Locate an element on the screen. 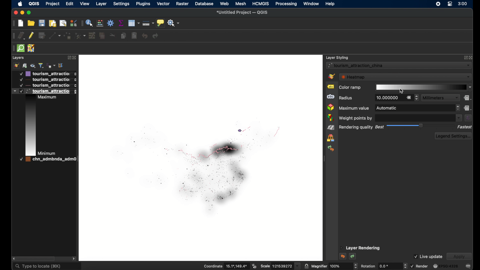  color ramp menu is located at coordinates (424, 87).